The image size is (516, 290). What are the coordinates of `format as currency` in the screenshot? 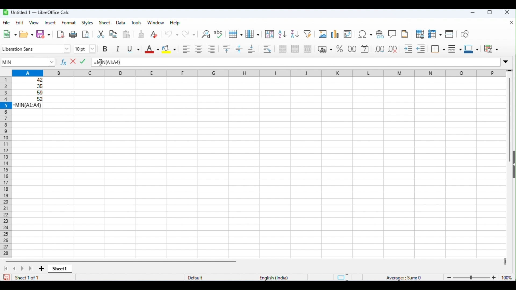 It's located at (325, 49).